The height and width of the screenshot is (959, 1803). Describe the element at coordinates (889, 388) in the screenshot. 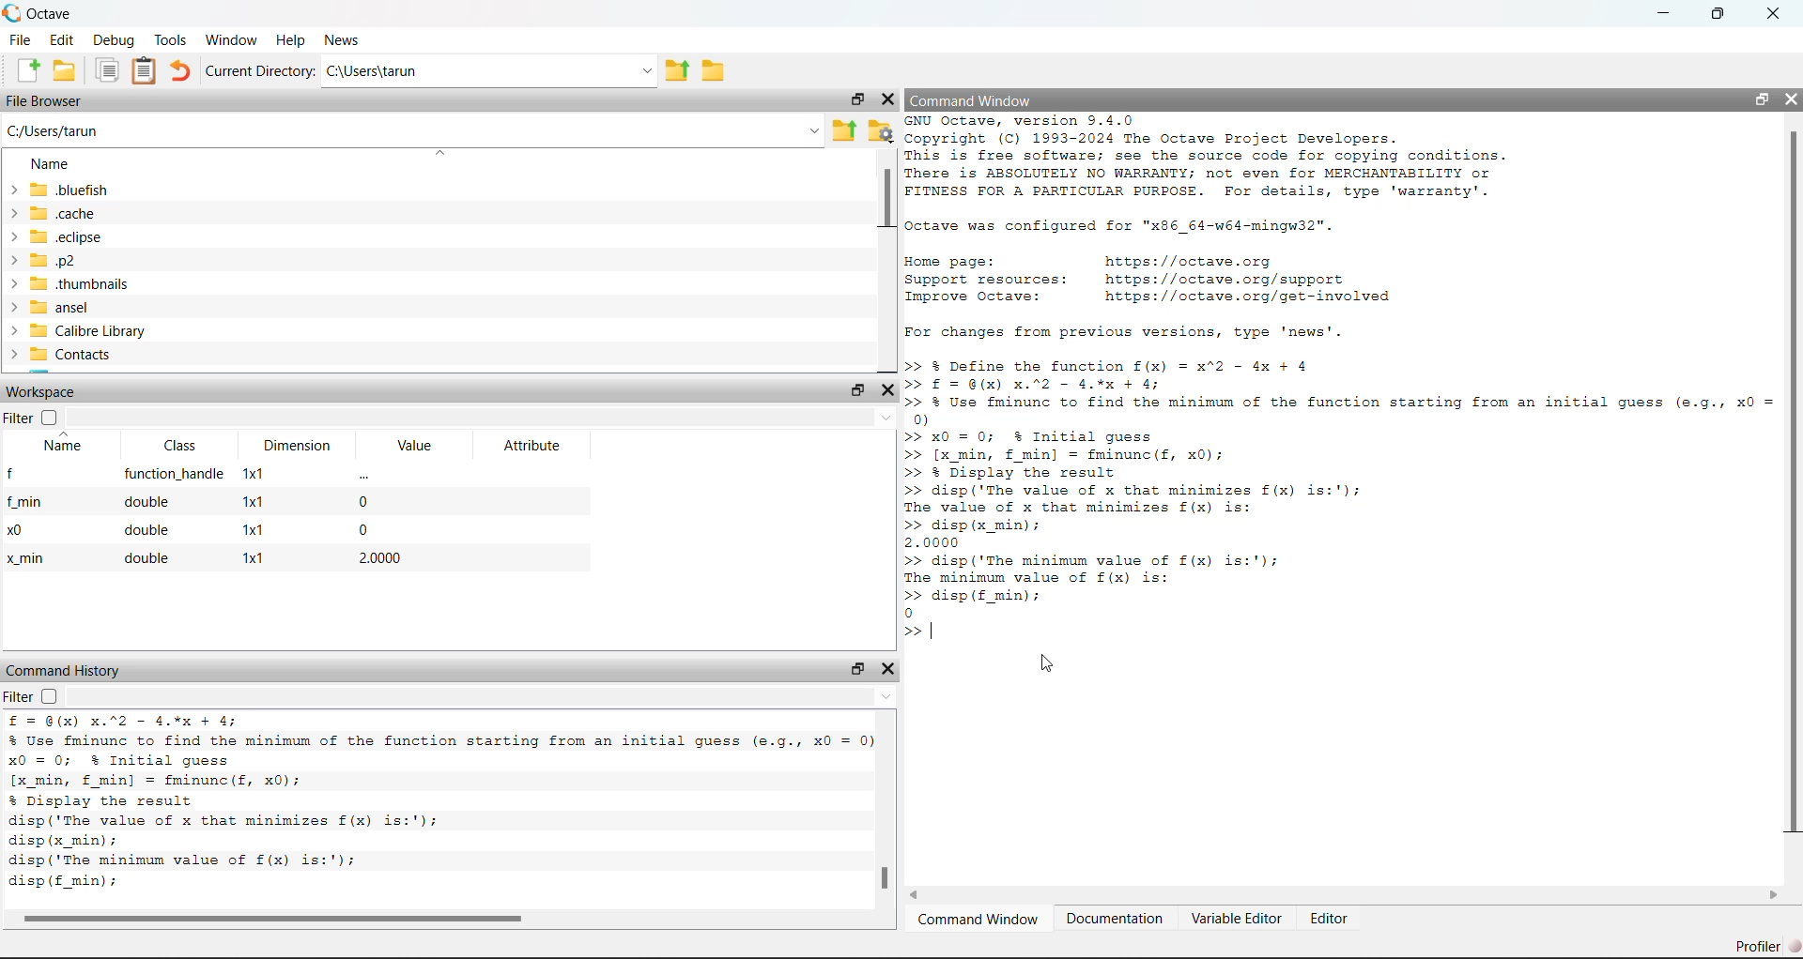

I see `Close` at that location.